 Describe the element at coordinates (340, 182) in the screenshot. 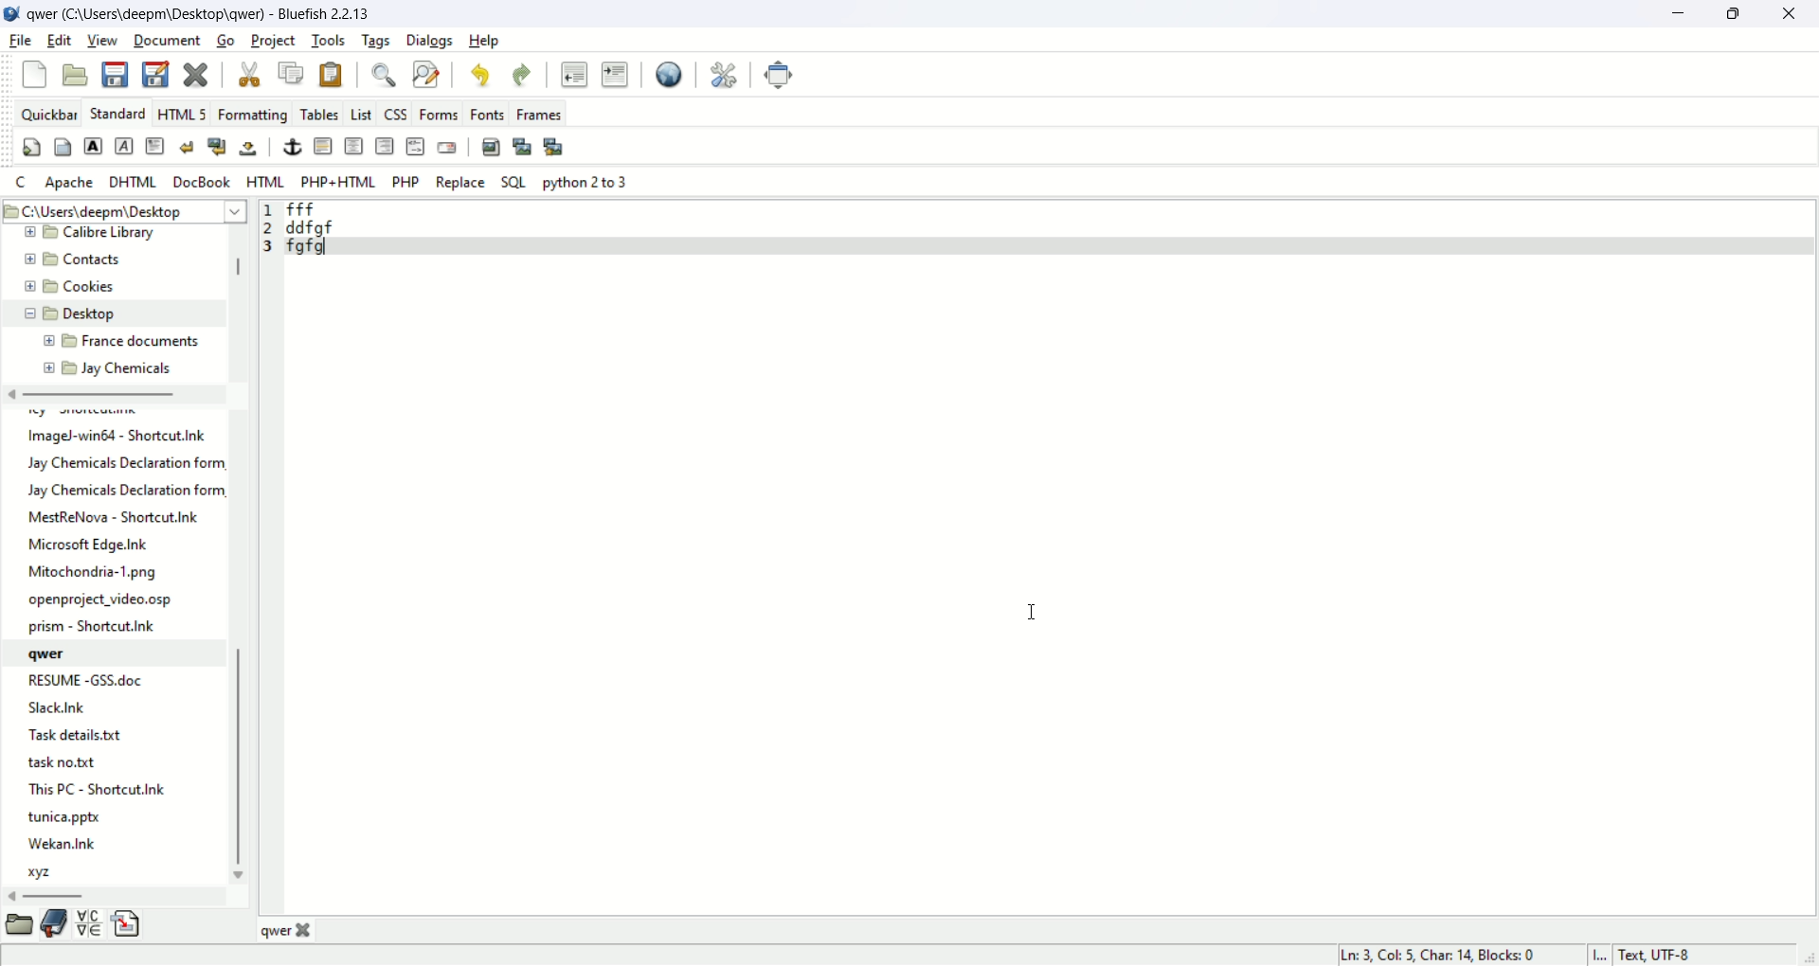

I see `PHP+HTML` at that location.